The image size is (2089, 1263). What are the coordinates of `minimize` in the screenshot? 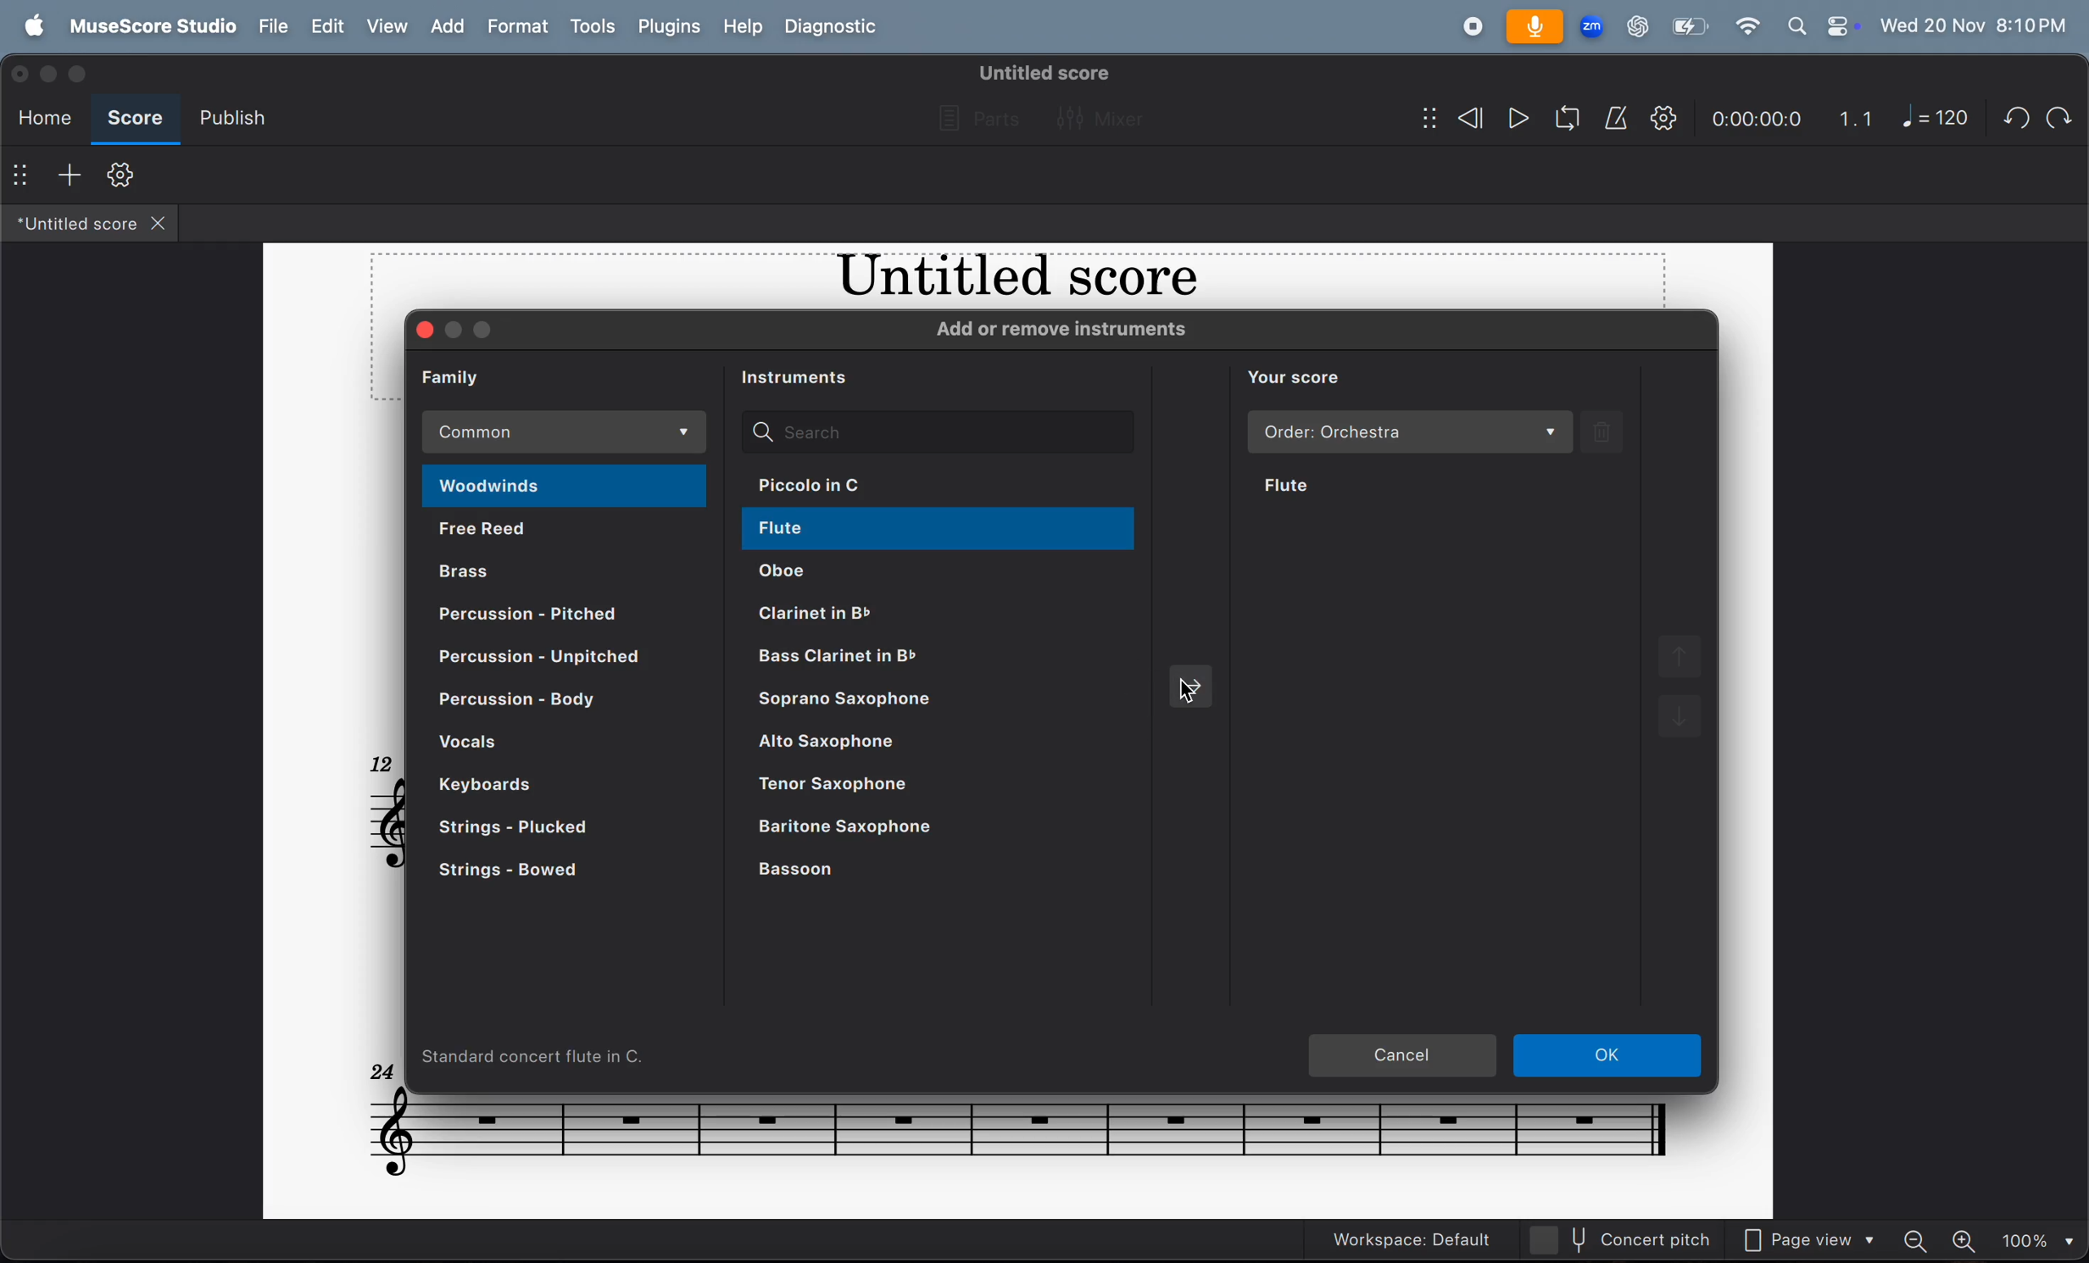 It's located at (456, 328).